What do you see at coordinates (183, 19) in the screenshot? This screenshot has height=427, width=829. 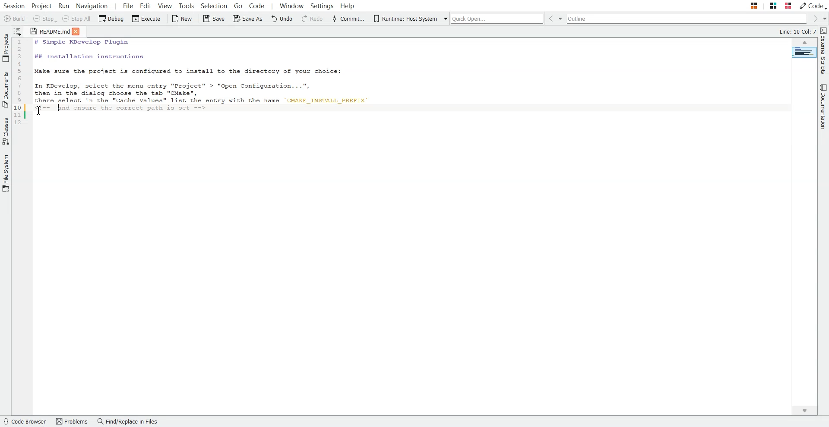 I see `New` at bounding box center [183, 19].